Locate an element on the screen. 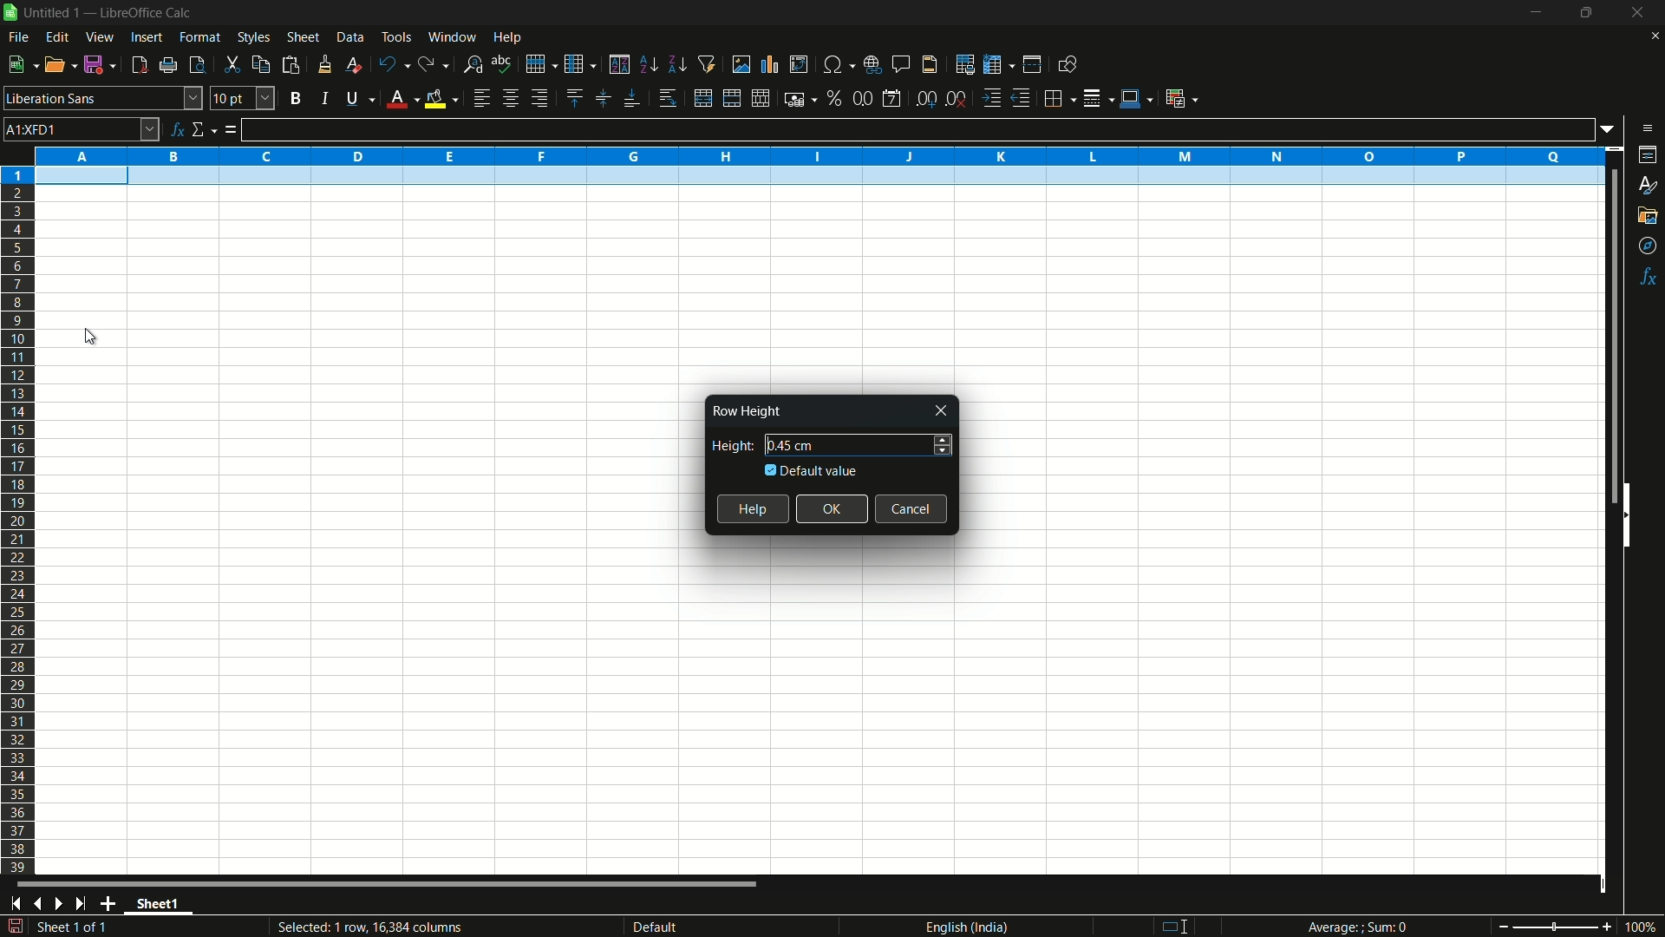 This screenshot has width=1665, height=937. align top is located at coordinates (573, 98).